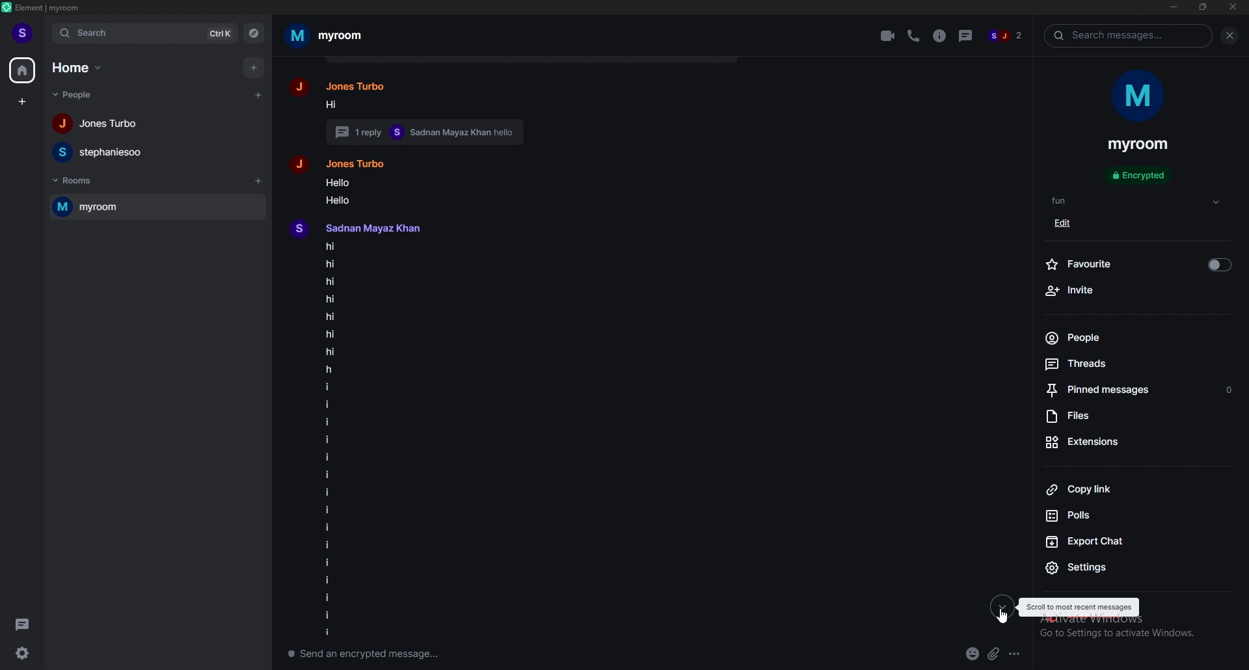 This screenshot has height=670, width=1249. I want to click on send an encrypted message..., so click(411, 656).